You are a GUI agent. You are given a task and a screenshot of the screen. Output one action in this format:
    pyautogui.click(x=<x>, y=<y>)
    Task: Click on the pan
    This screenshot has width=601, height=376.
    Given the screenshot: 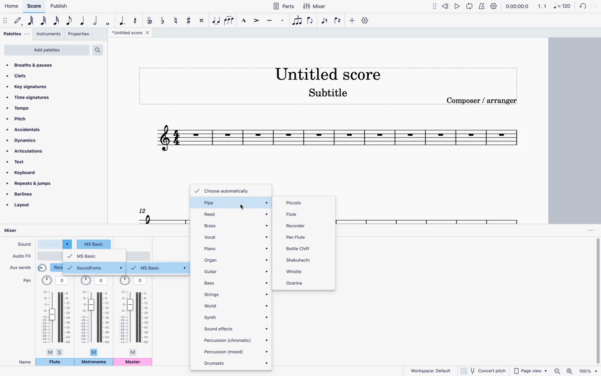 What is the action you would take?
    pyautogui.click(x=95, y=315)
    